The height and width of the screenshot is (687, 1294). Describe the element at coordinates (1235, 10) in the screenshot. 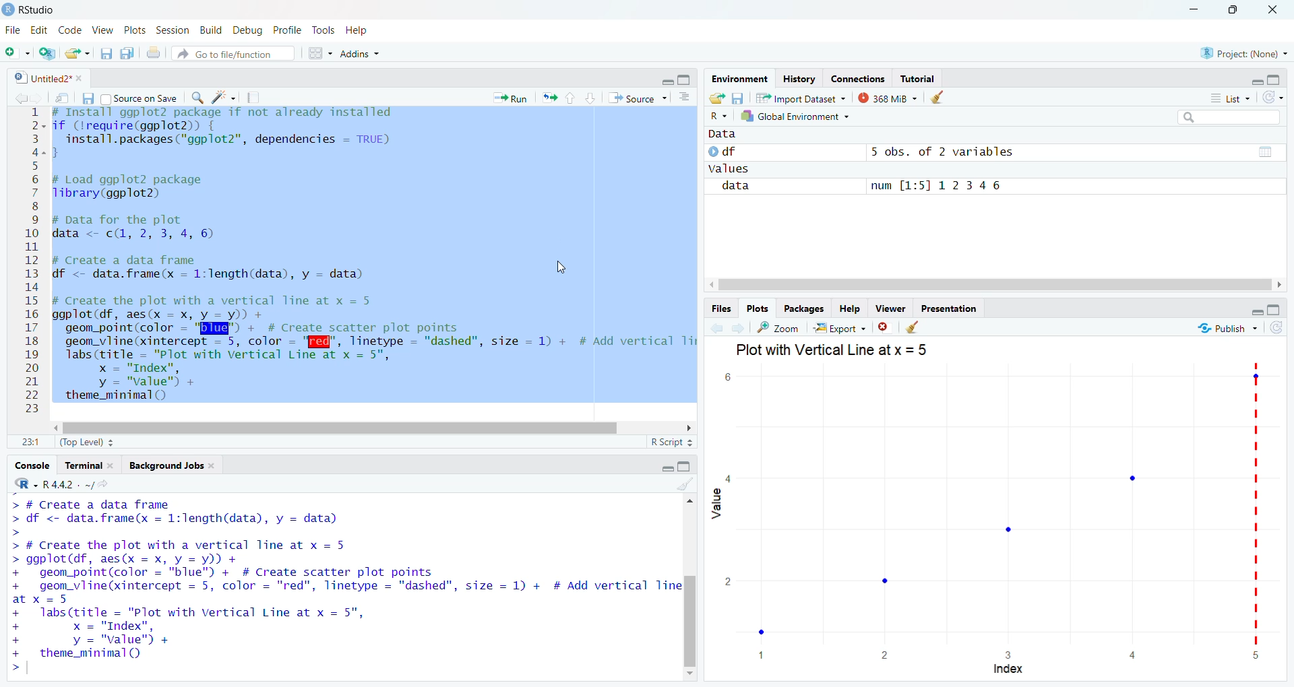

I see `maximise` at that location.